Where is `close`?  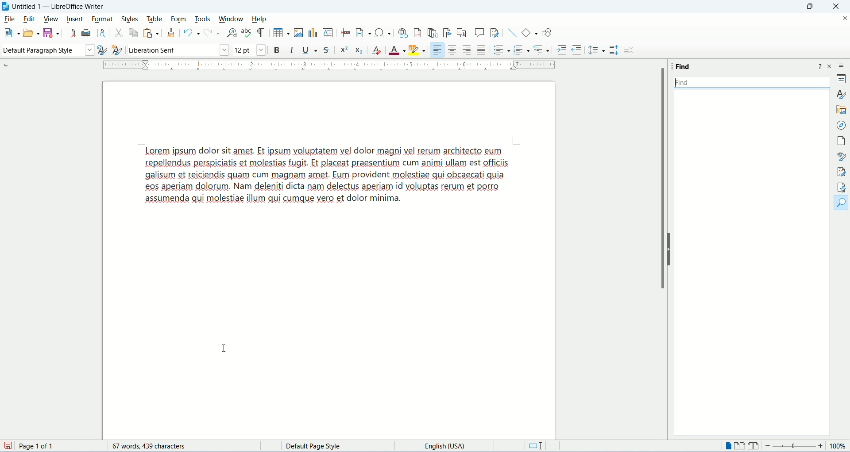
close is located at coordinates (836, 7).